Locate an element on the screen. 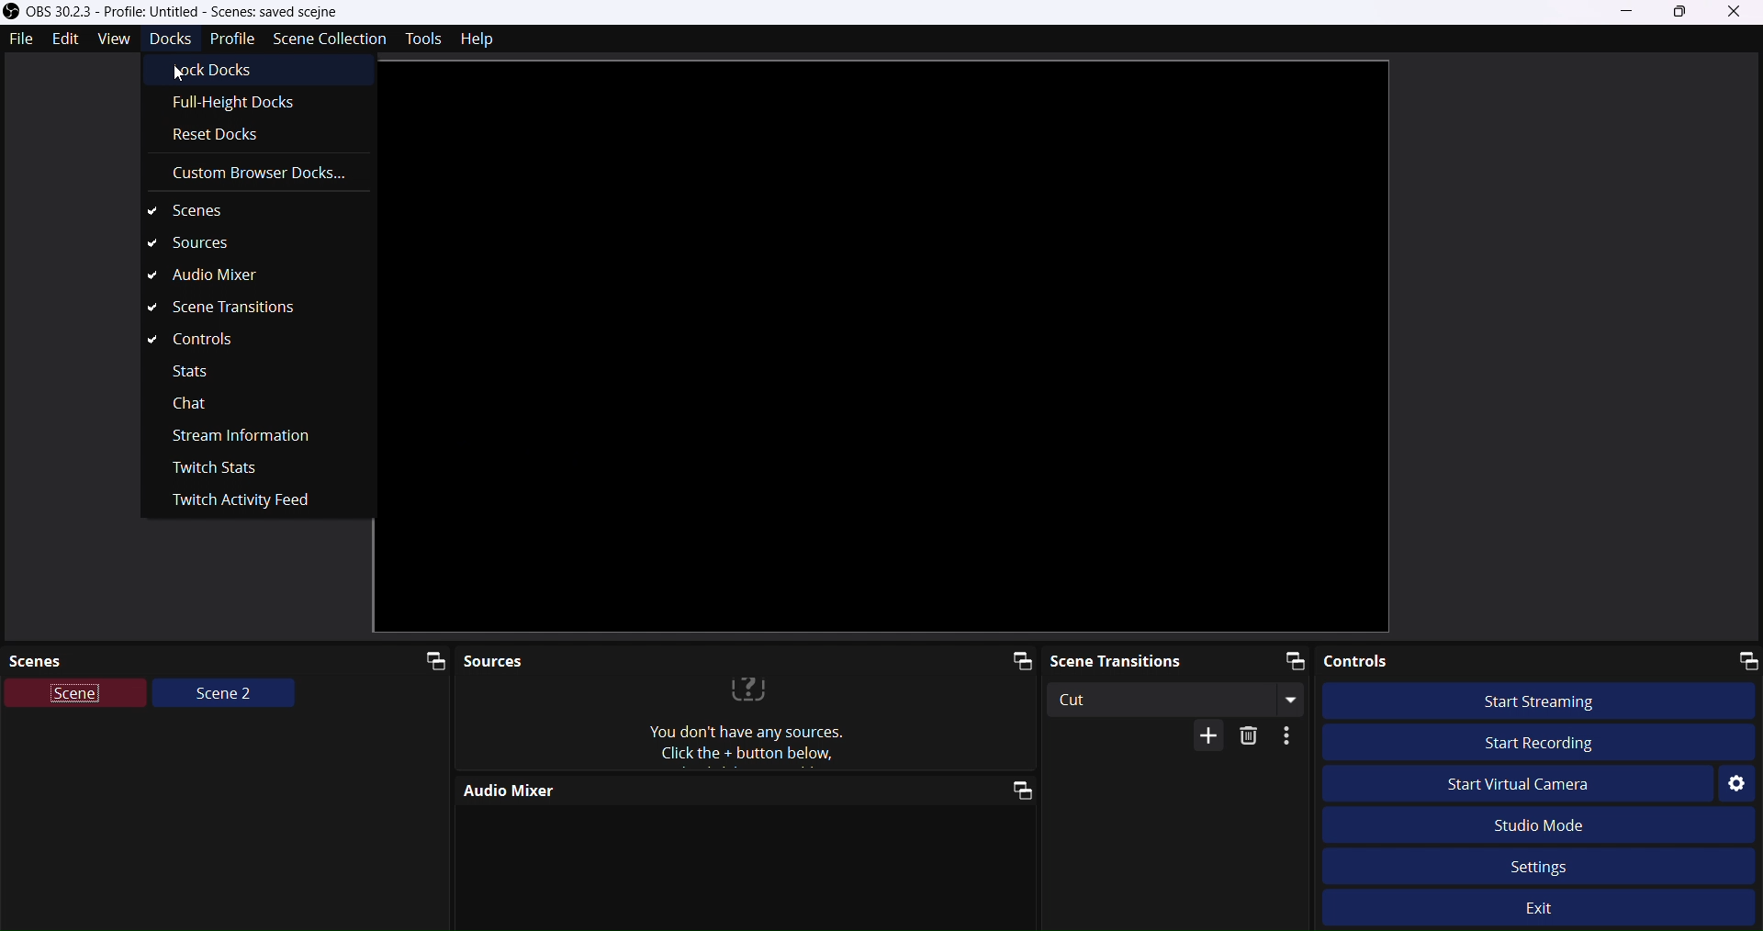 This screenshot has height=931, width=1763. Scenes is located at coordinates (193, 658).